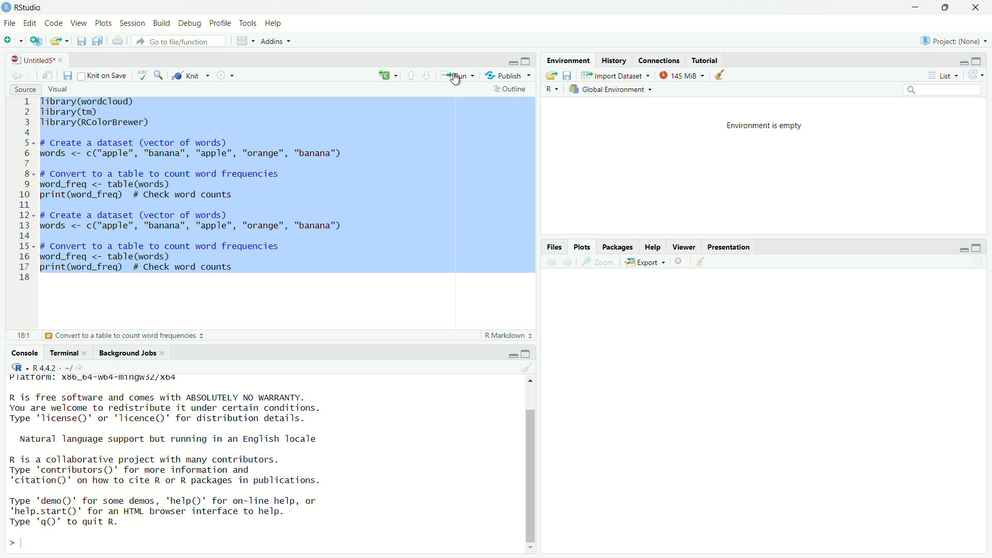 Image resolution: width=992 pixels, height=558 pixels. Describe the element at coordinates (940, 90) in the screenshot. I see `Search` at that location.